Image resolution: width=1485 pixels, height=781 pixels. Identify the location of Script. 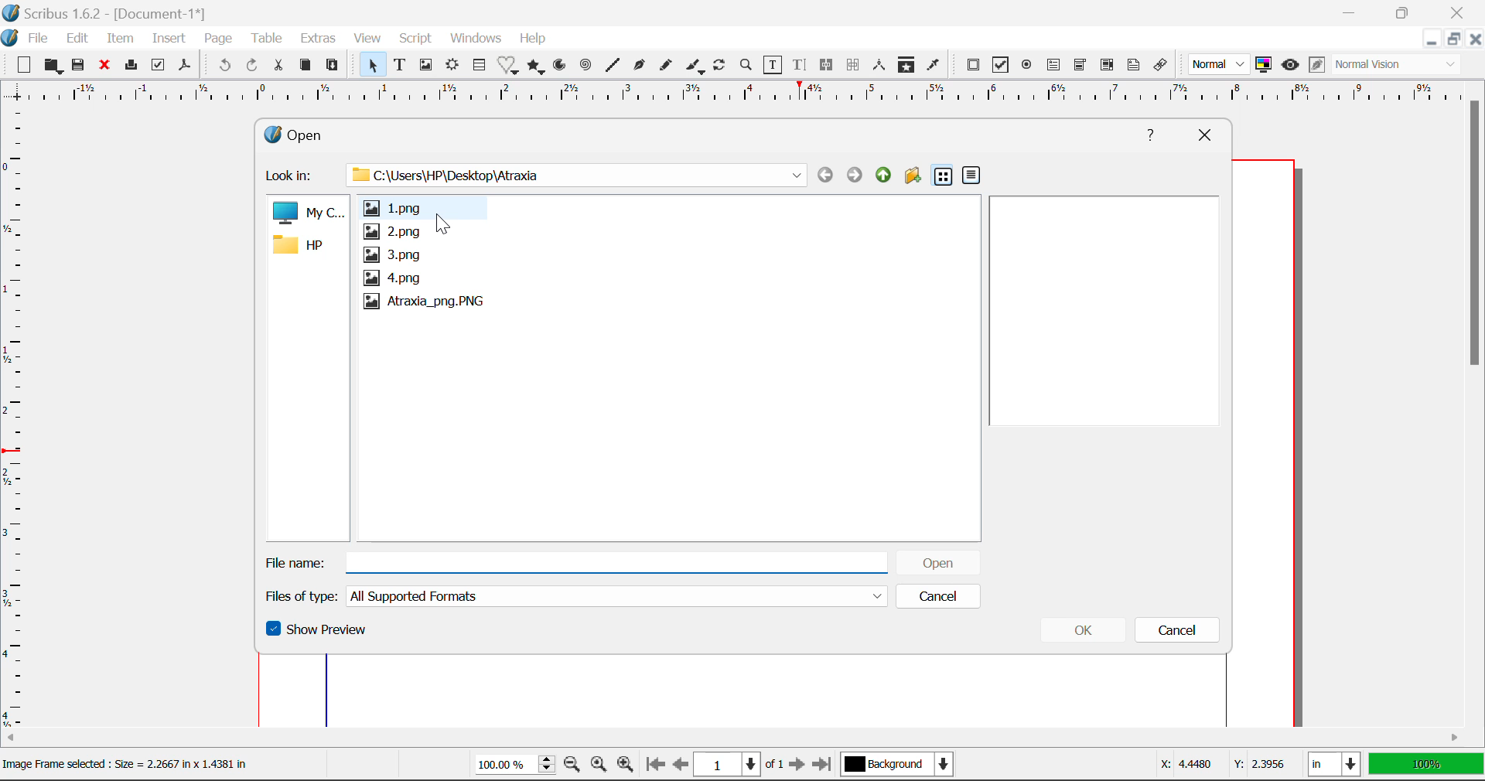
(415, 40).